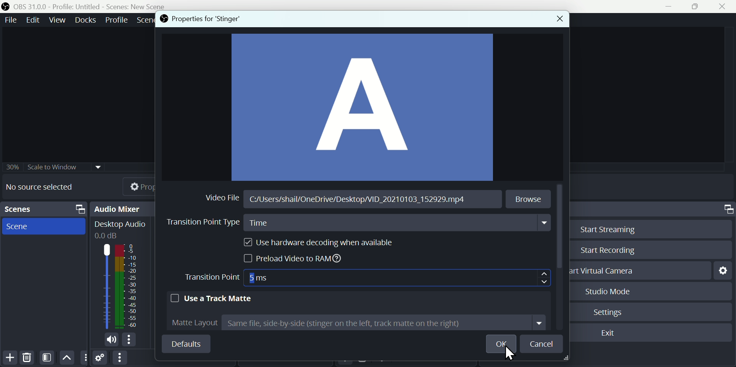 This screenshot has height=367, width=736. What do you see at coordinates (399, 224) in the screenshot?
I see `Time` at bounding box center [399, 224].